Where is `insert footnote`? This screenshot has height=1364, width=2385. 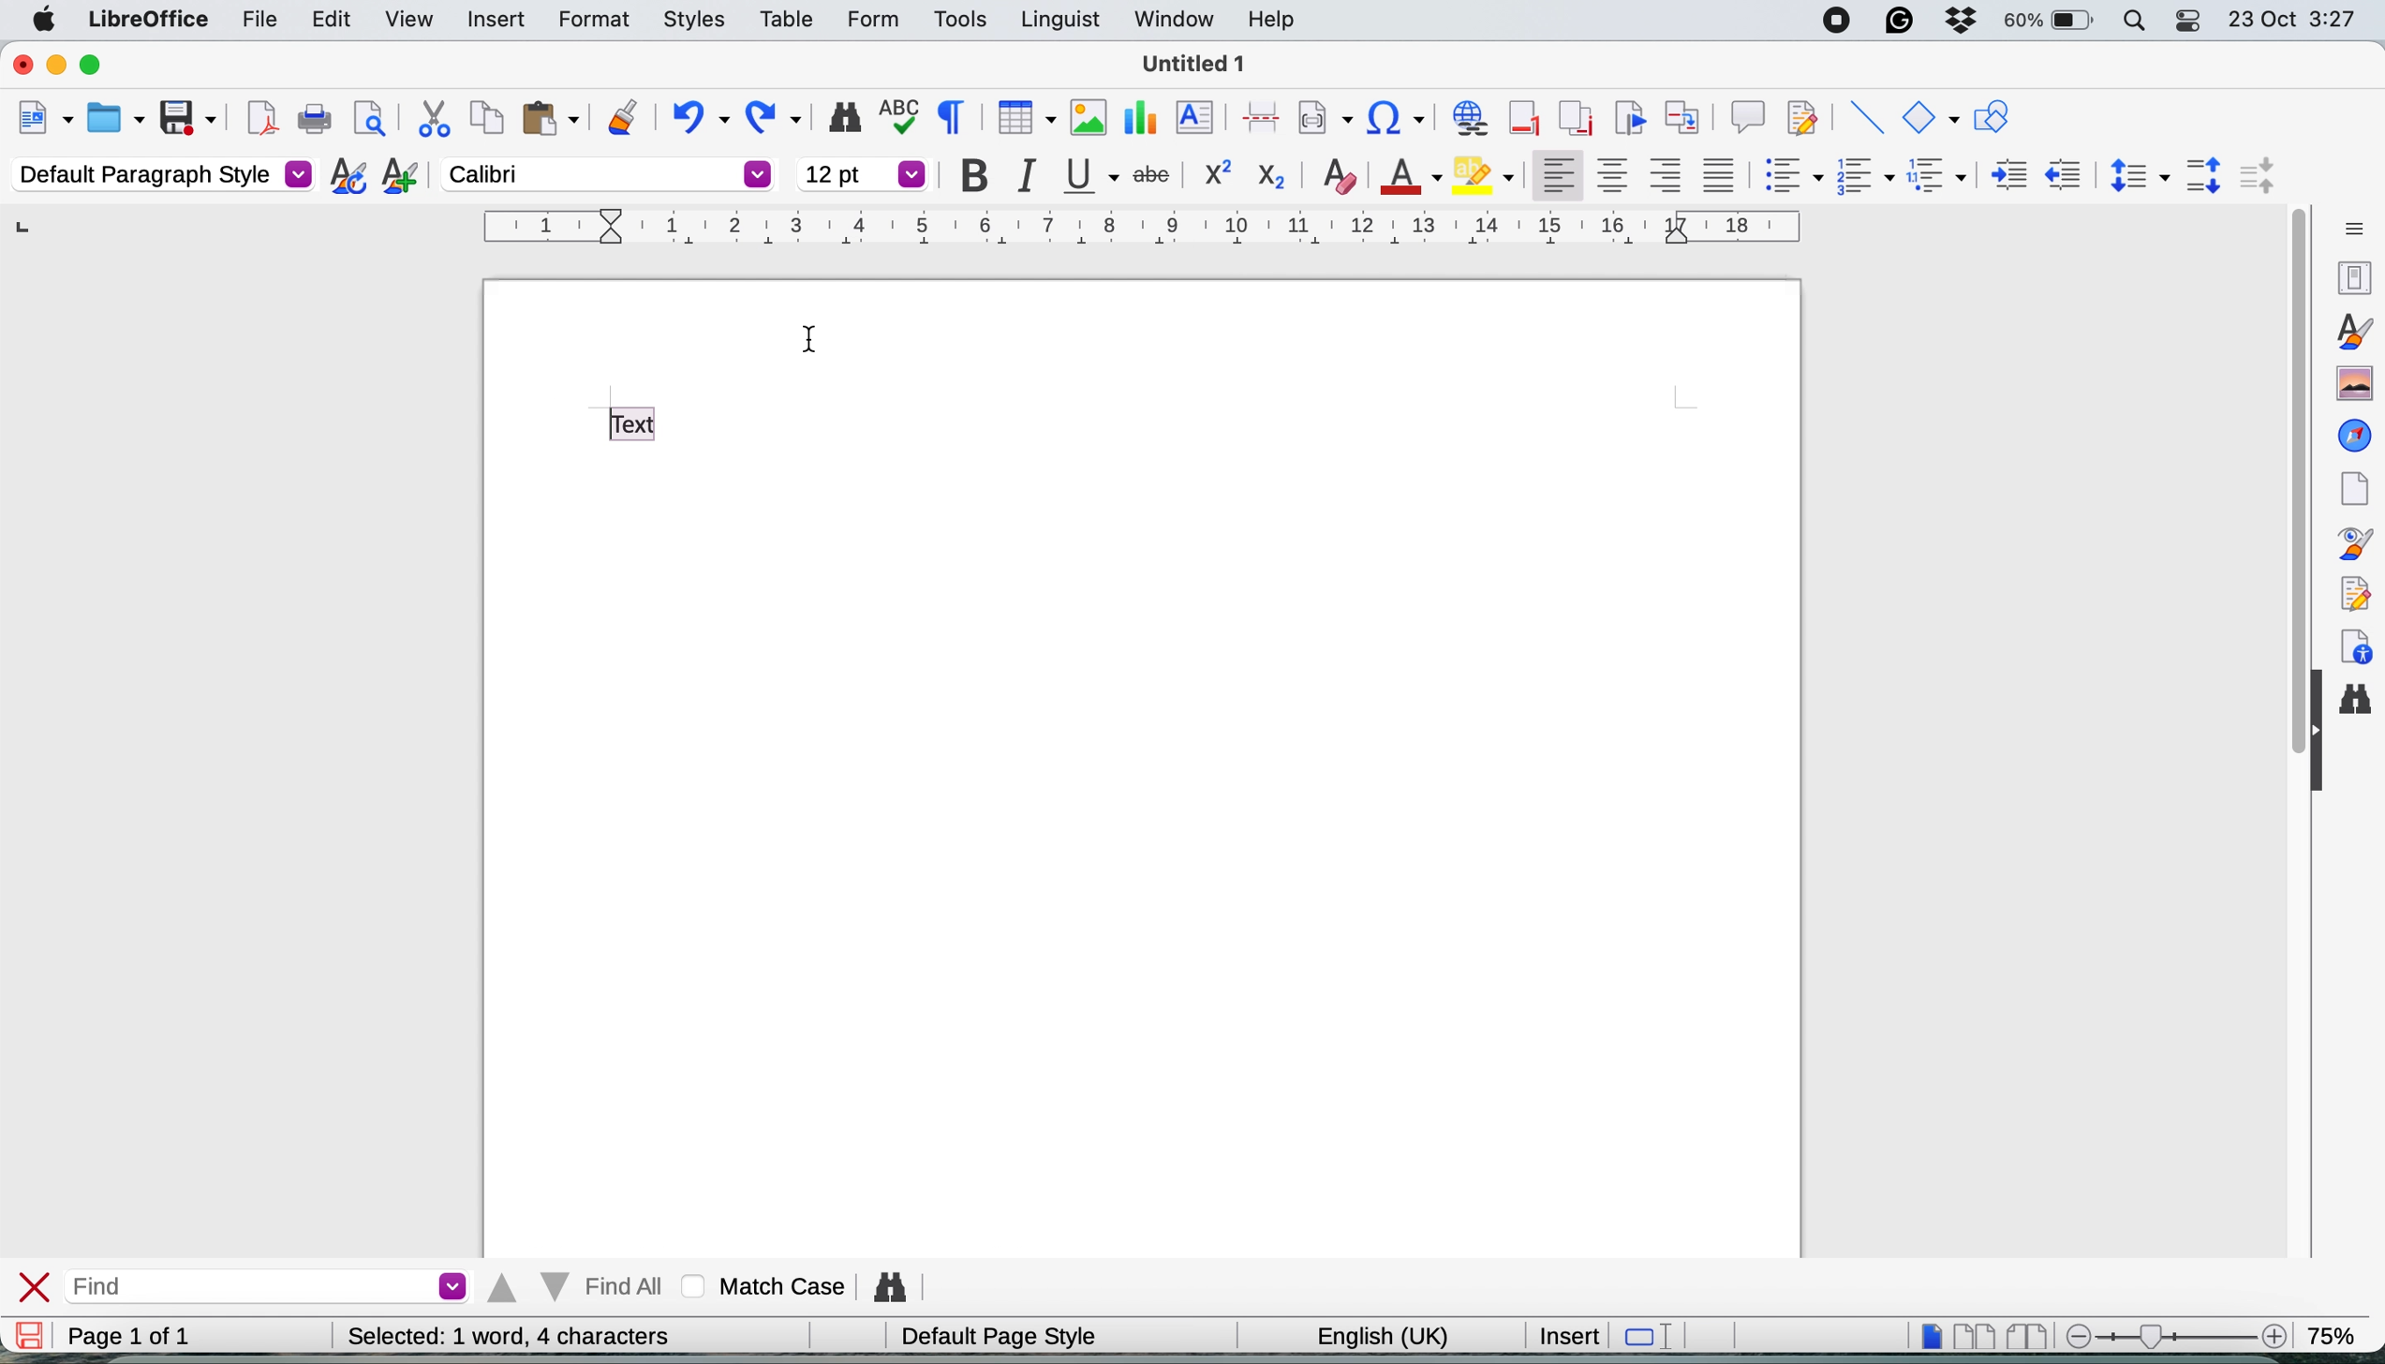 insert footnote is located at coordinates (1521, 118).